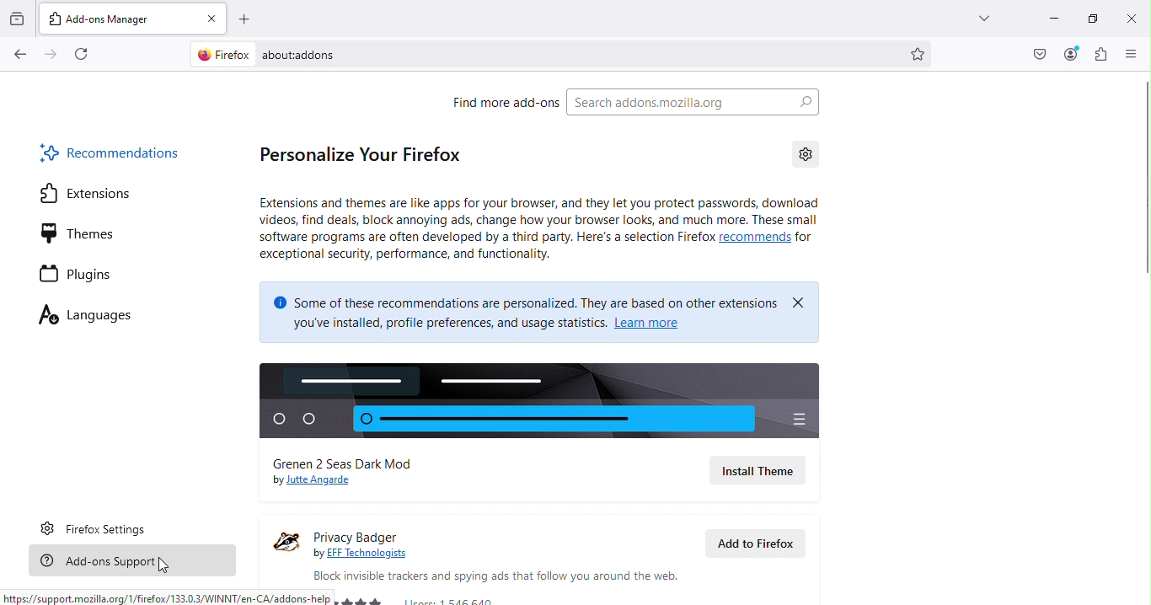 Image resolution: width=1151 pixels, height=605 pixels. What do you see at coordinates (219, 54) in the screenshot?
I see `firefox logo` at bounding box center [219, 54].